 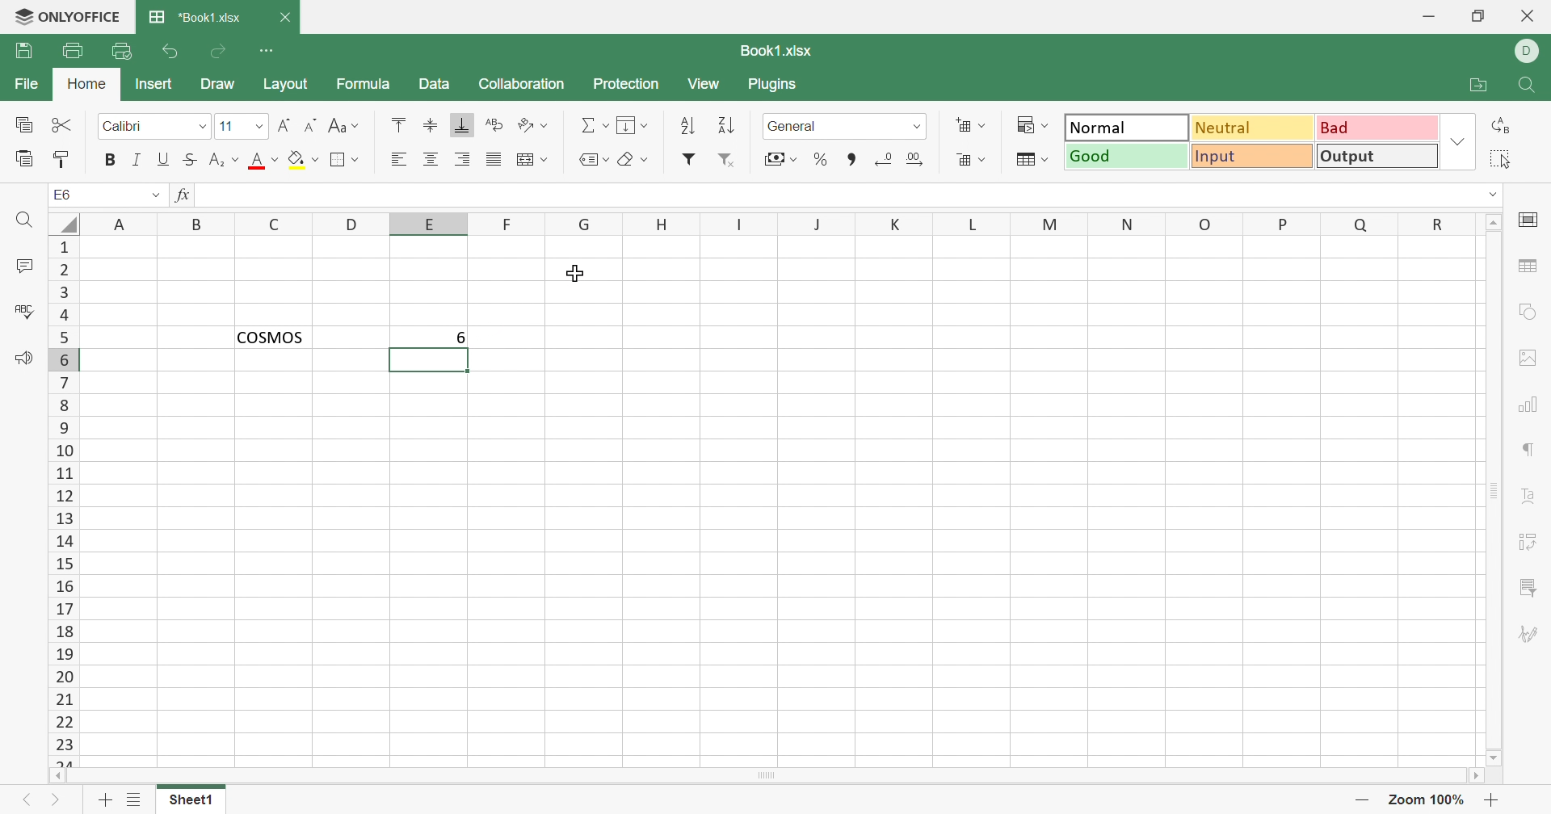 I want to click on Align Right, so click(x=463, y=162).